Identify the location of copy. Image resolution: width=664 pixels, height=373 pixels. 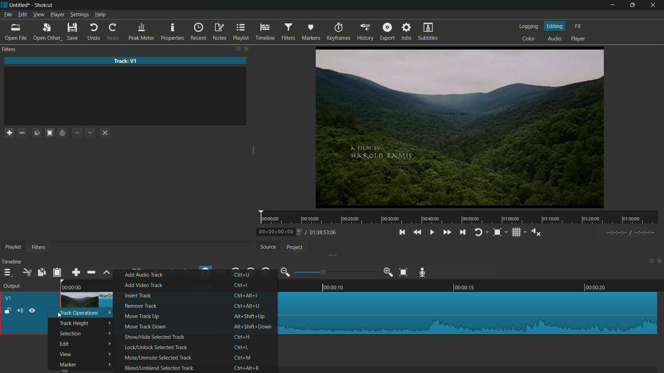
(42, 272).